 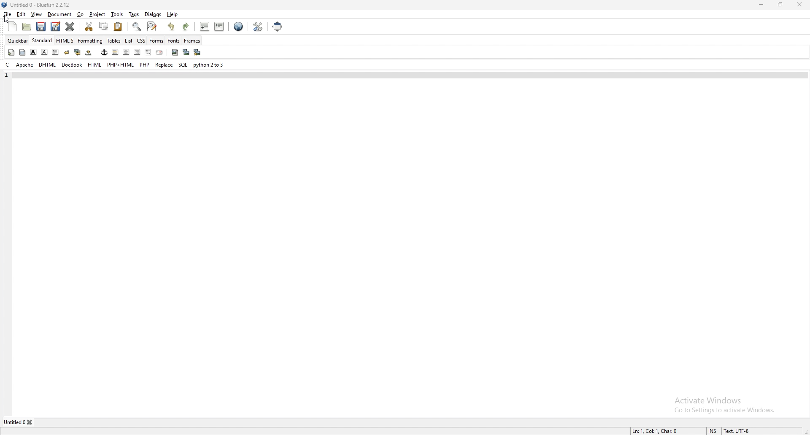 I want to click on advanced find and replace, so click(x=152, y=26).